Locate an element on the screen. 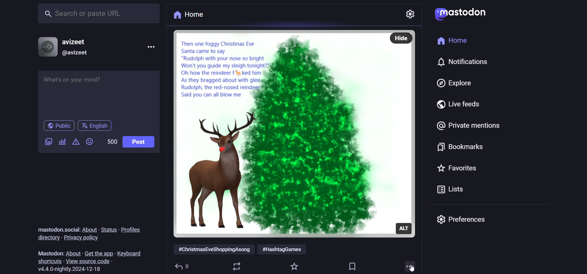 This screenshot has width=587, height=274. public is located at coordinates (58, 126).